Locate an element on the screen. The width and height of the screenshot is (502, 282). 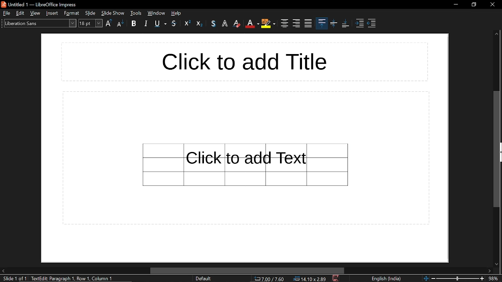
text style is located at coordinates (39, 23).